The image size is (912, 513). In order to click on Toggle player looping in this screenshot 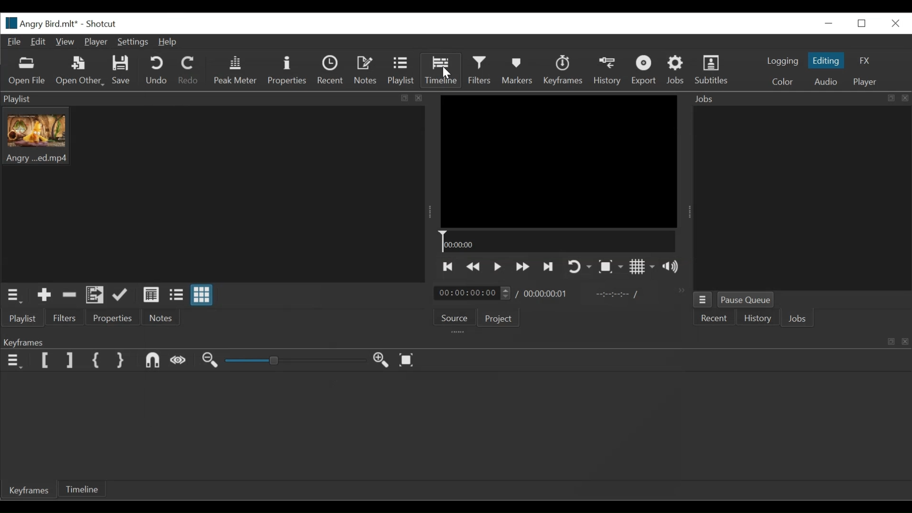, I will do `click(578, 266)`.